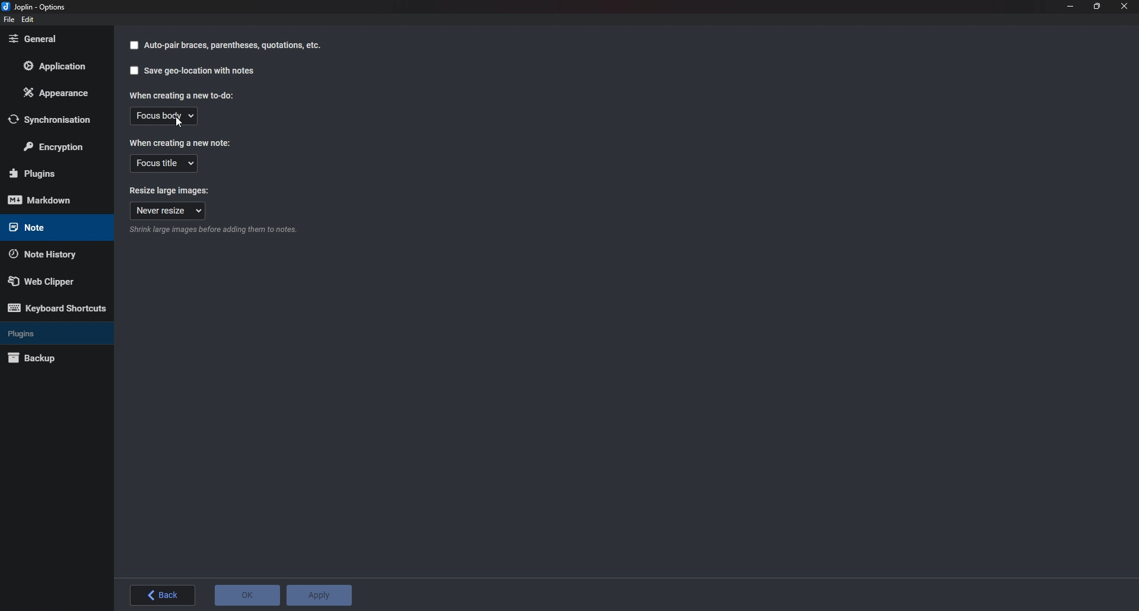  What do you see at coordinates (182, 142) in the screenshot?
I see `When creating a new note` at bounding box center [182, 142].